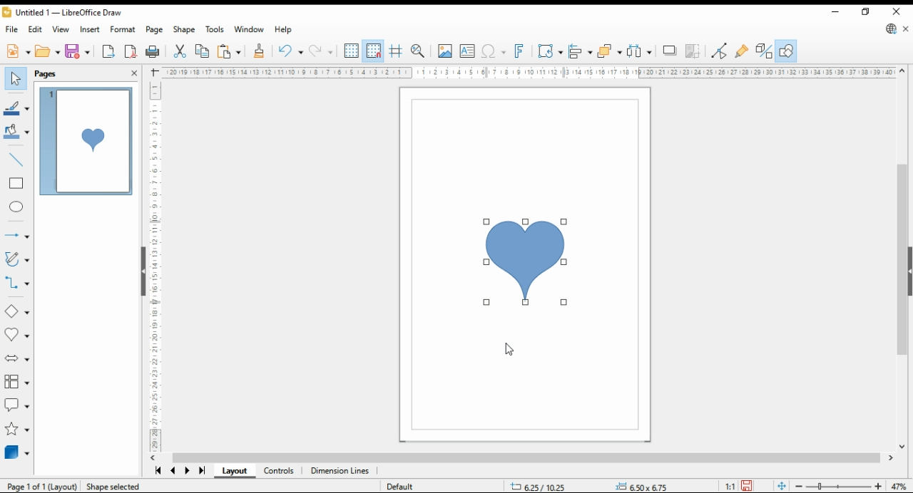 The height and width of the screenshot is (493, 913). What do you see at coordinates (374, 50) in the screenshot?
I see `snap to grid` at bounding box center [374, 50].